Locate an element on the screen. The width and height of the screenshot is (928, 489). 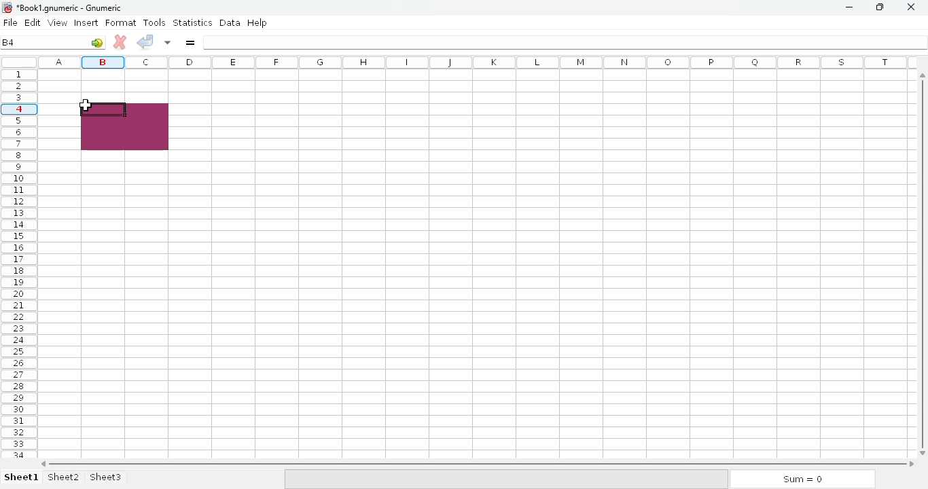
sum = 0 is located at coordinates (801, 479).